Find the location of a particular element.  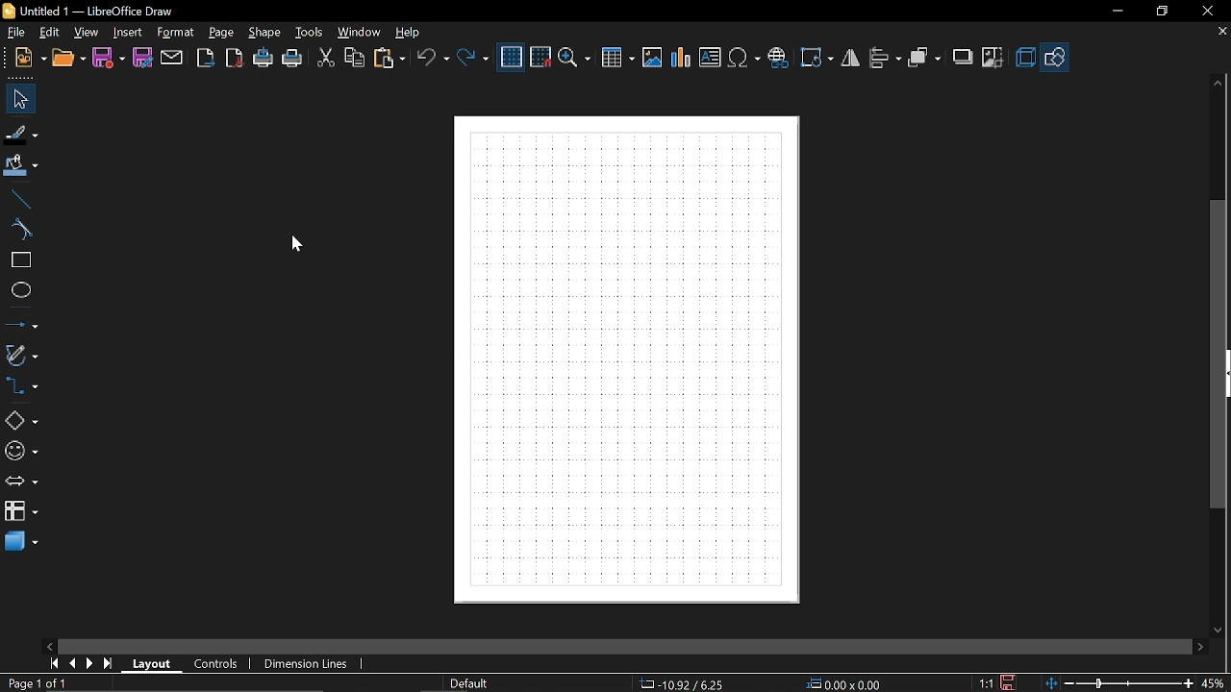

Untitled - LibreOffice Draw is located at coordinates (89, 10).